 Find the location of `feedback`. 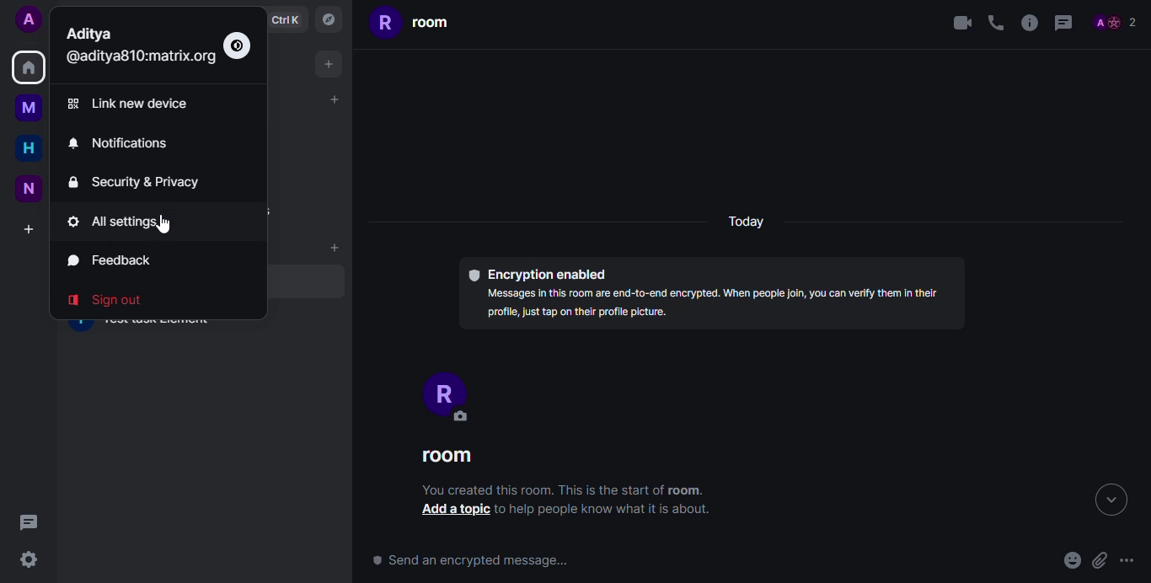

feedback is located at coordinates (113, 259).